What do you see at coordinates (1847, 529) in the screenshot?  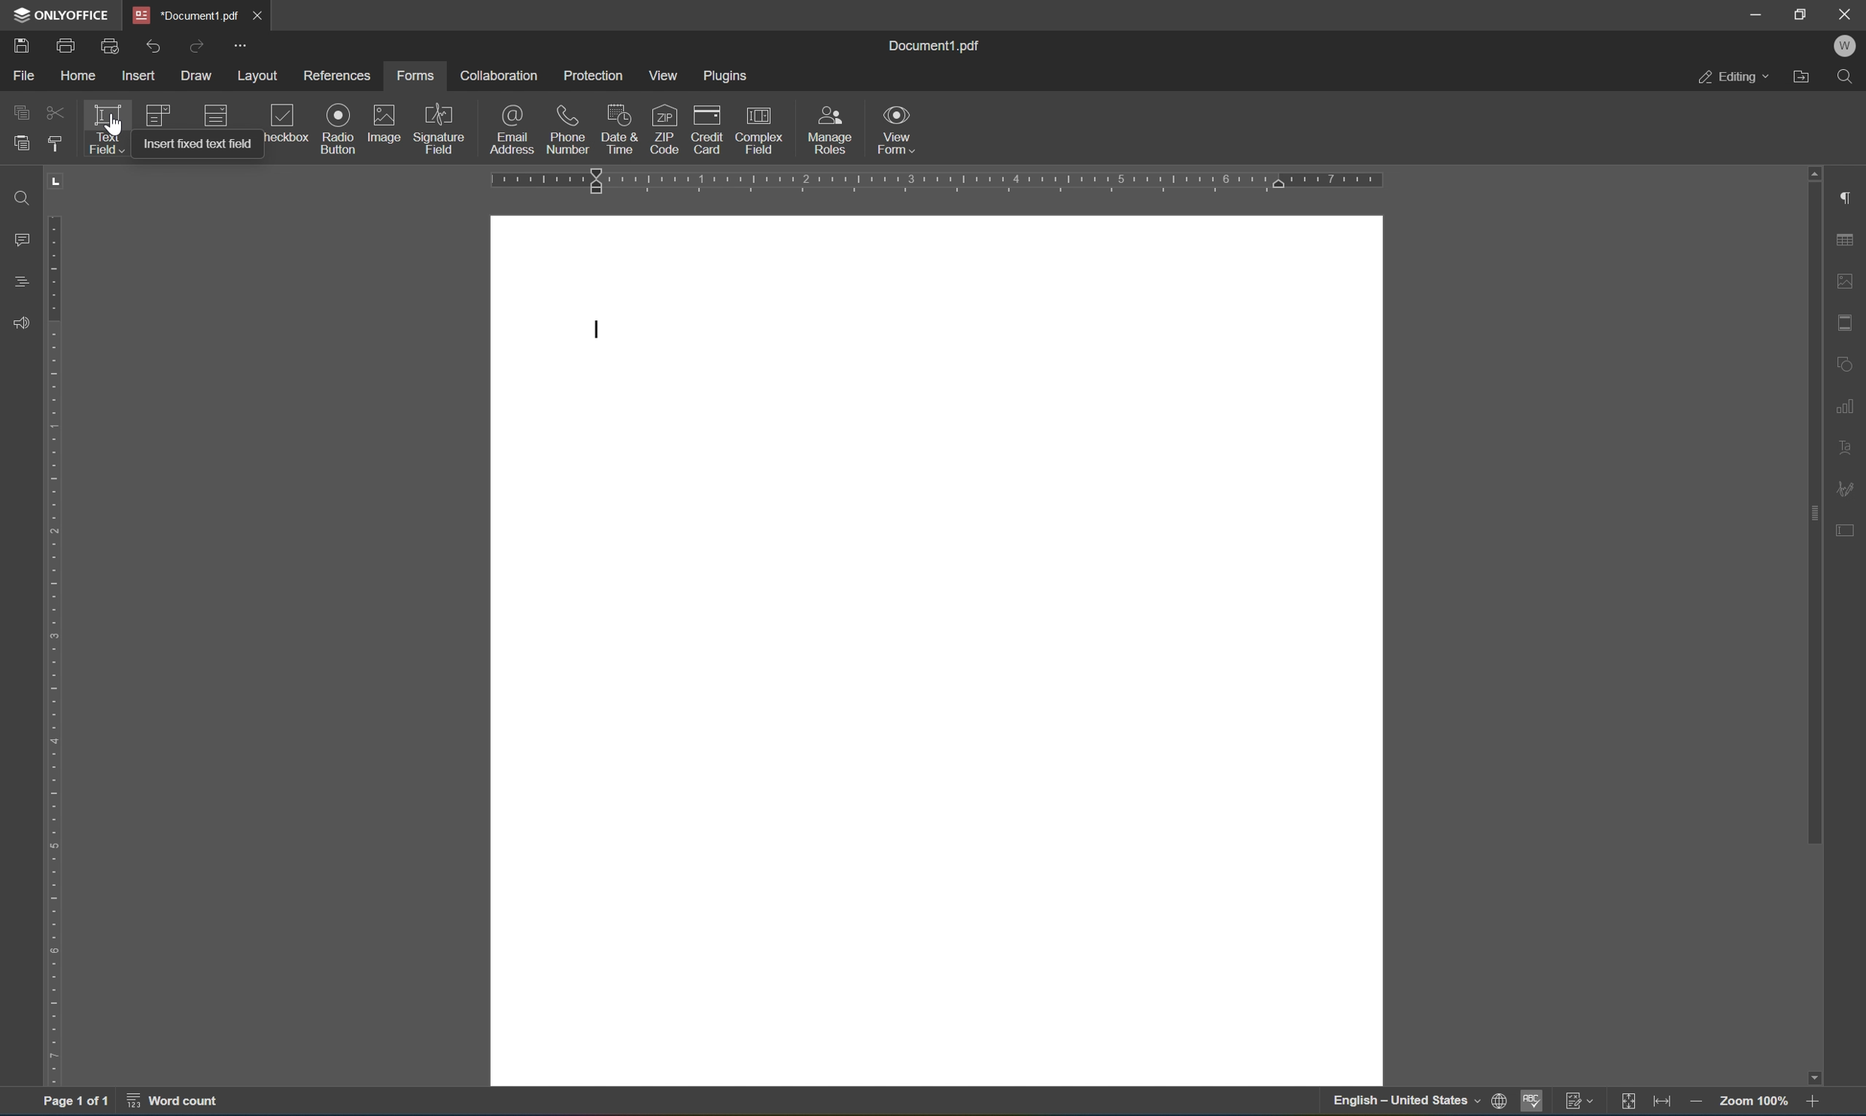 I see `form settings` at bounding box center [1847, 529].